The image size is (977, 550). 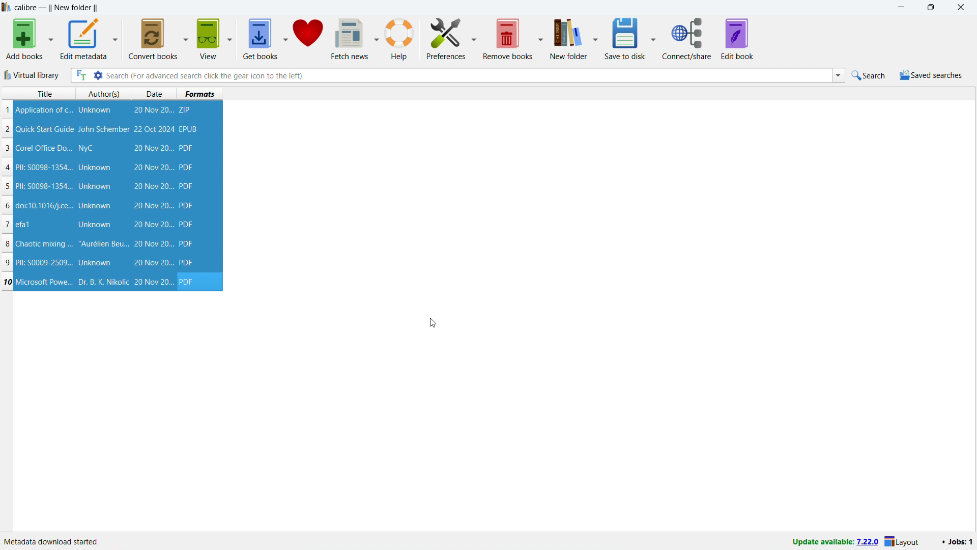 What do you see at coordinates (870, 75) in the screenshot?
I see `search` at bounding box center [870, 75].